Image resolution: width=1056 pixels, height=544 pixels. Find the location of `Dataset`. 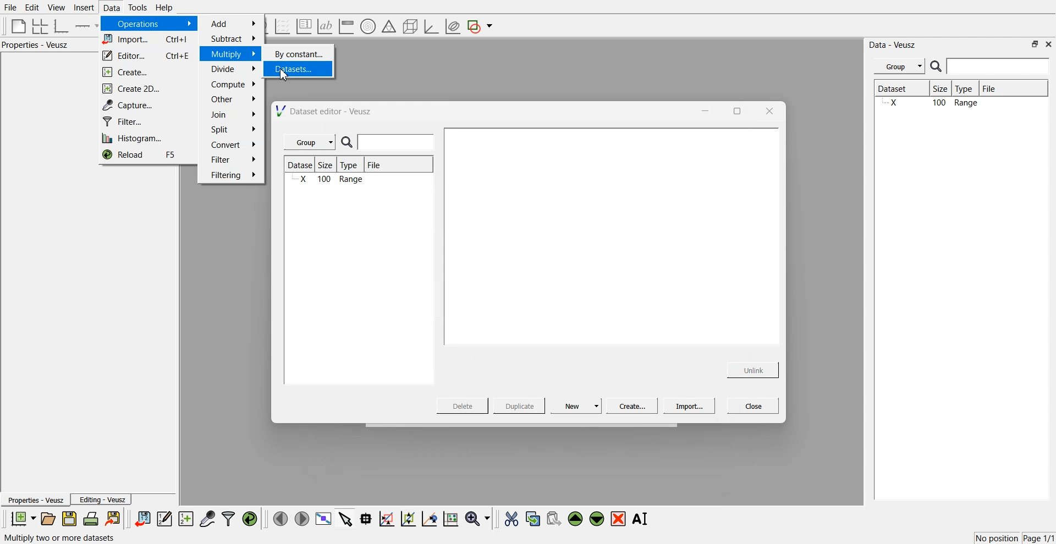

Dataset is located at coordinates (901, 90).